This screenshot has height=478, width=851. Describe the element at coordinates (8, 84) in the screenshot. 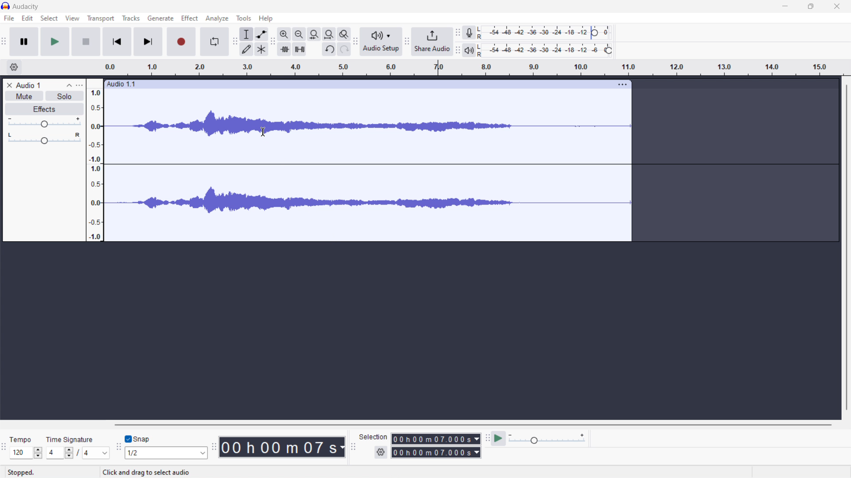

I see `close audio` at that location.